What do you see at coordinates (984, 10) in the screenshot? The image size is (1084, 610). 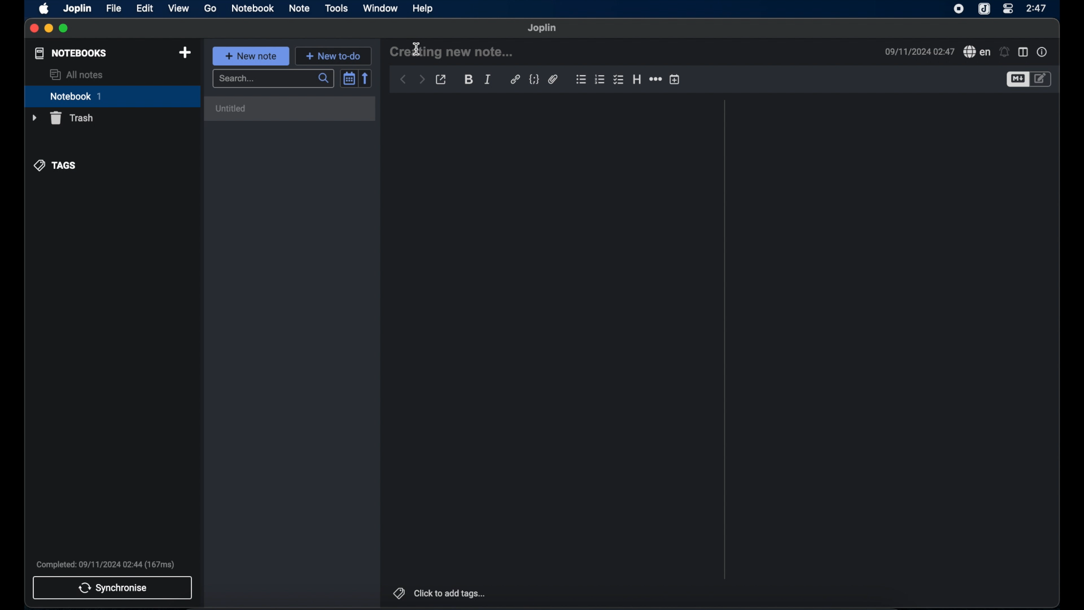 I see `joplin icon` at bounding box center [984, 10].